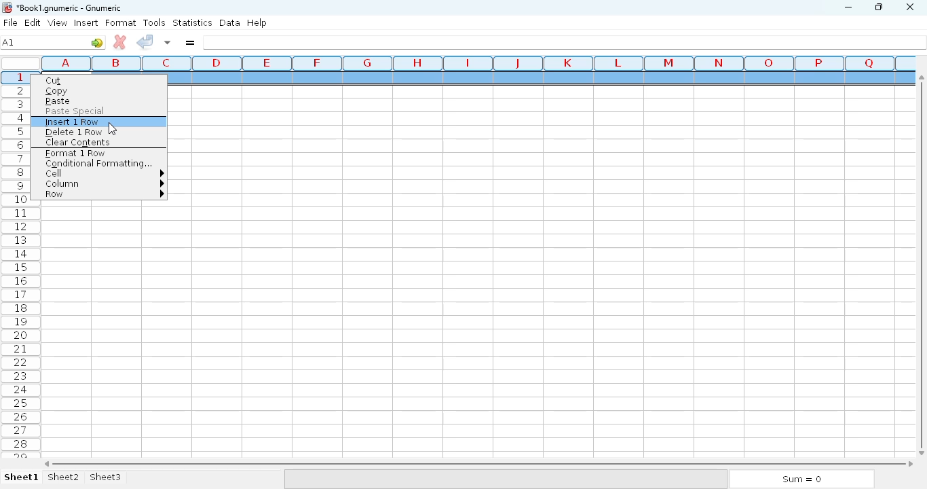 Image resolution: width=927 pixels, height=489 pixels. I want to click on paste, so click(58, 101).